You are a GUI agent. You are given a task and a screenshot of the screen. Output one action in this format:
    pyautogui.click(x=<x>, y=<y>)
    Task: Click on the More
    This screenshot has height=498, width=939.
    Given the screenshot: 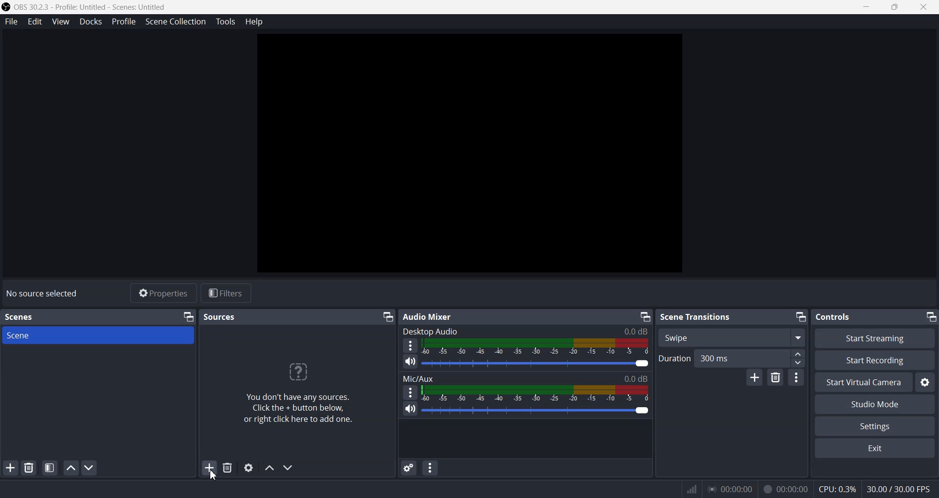 What is the action you would take?
    pyautogui.click(x=409, y=392)
    